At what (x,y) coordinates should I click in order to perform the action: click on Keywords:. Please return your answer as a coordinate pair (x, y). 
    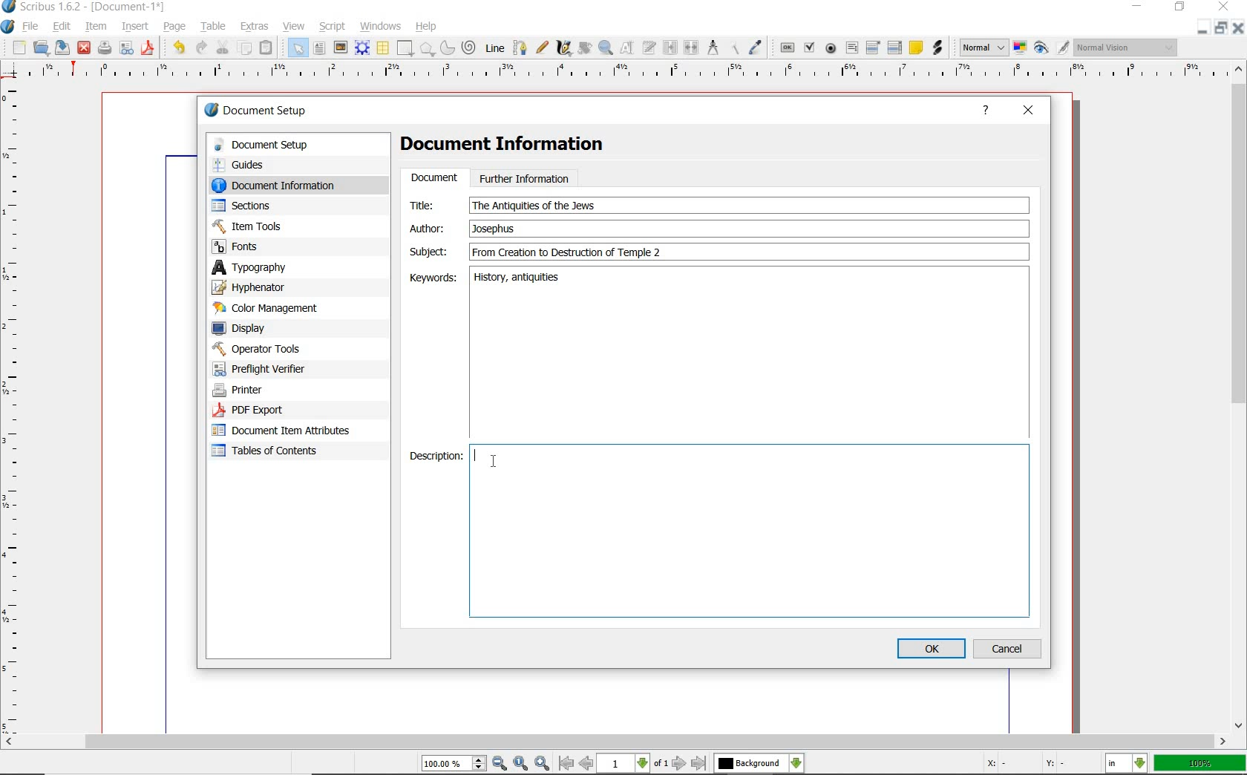
    Looking at the image, I should click on (431, 278).